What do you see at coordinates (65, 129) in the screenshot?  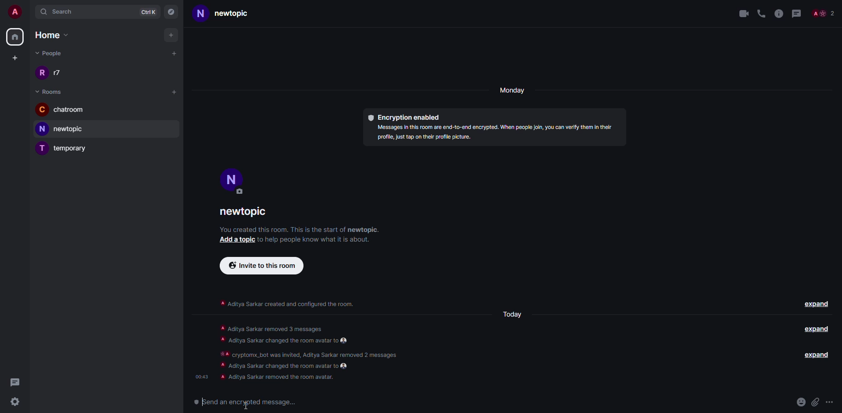 I see `newtopic` at bounding box center [65, 129].